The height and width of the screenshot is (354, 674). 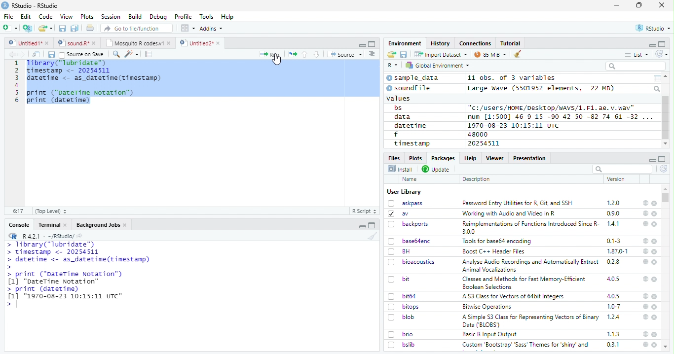 I want to click on Refresh, so click(x=662, y=54).